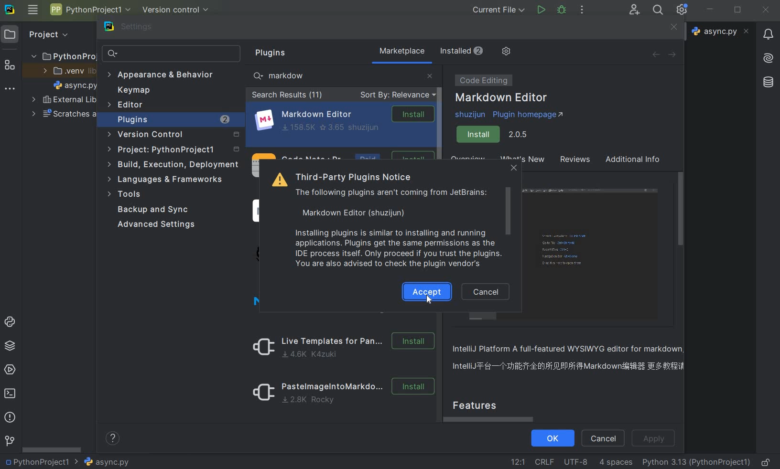  What do you see at coordinates (682, 10) in the screenshot?
I see `ide and project settings` at bounding box center [682, 10].